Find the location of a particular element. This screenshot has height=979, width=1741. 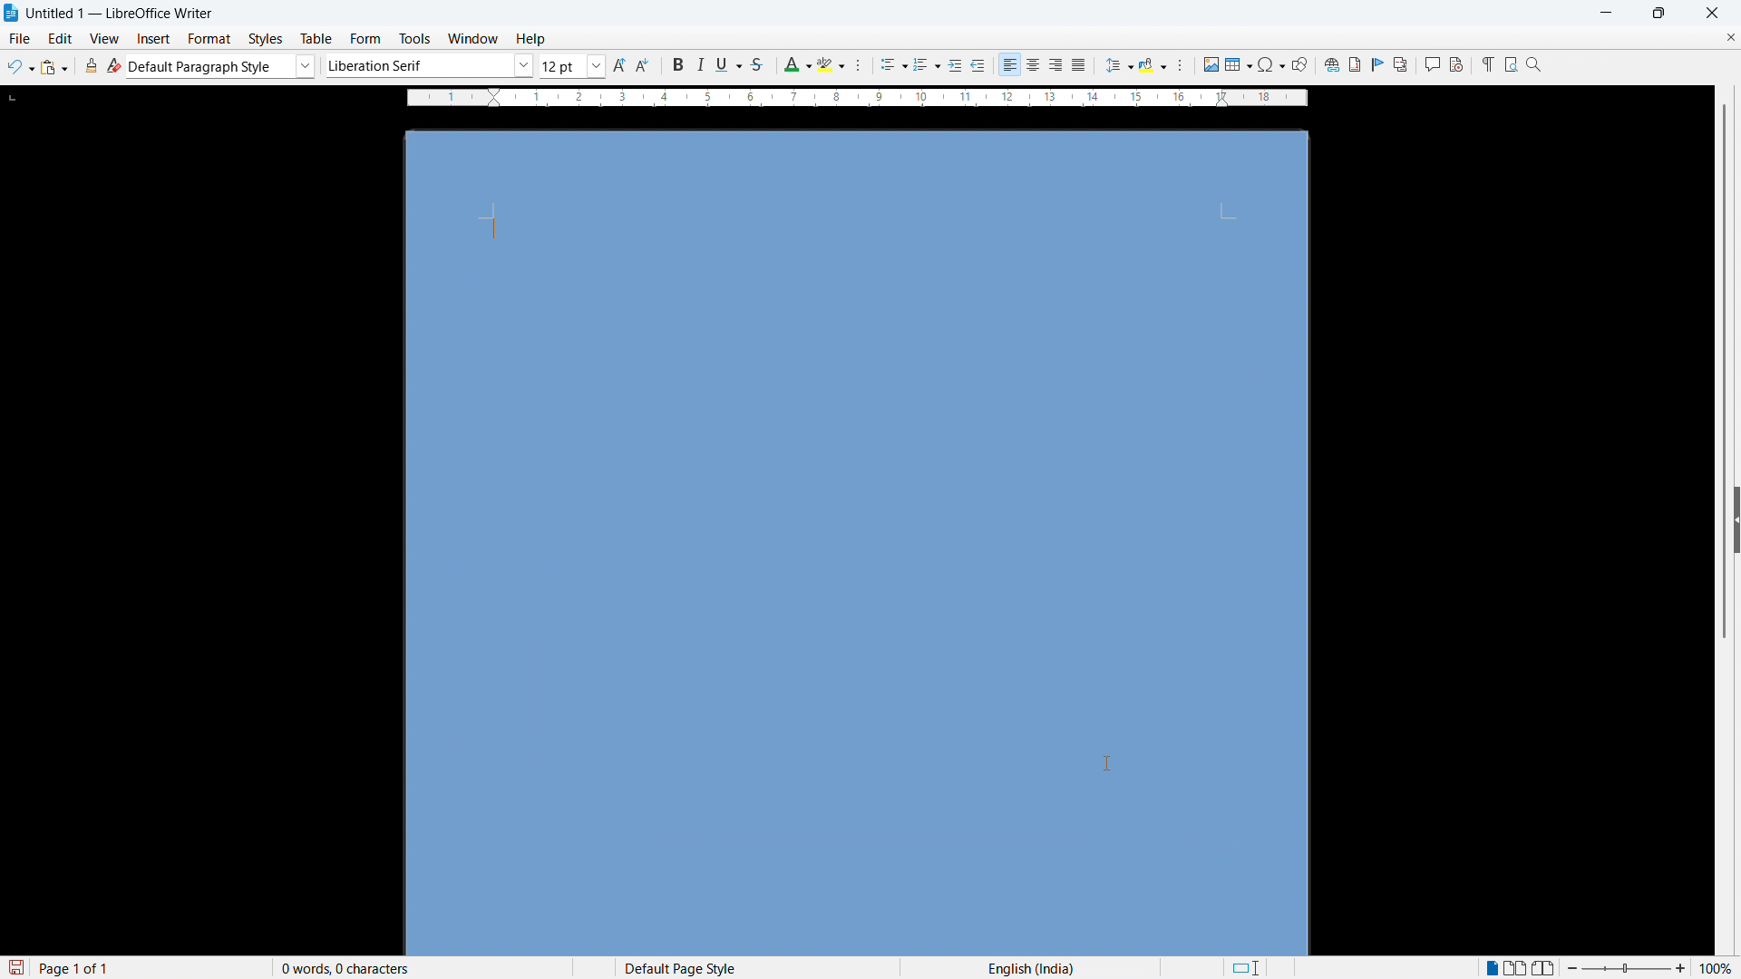

form  is located at coordinates (365, 39).